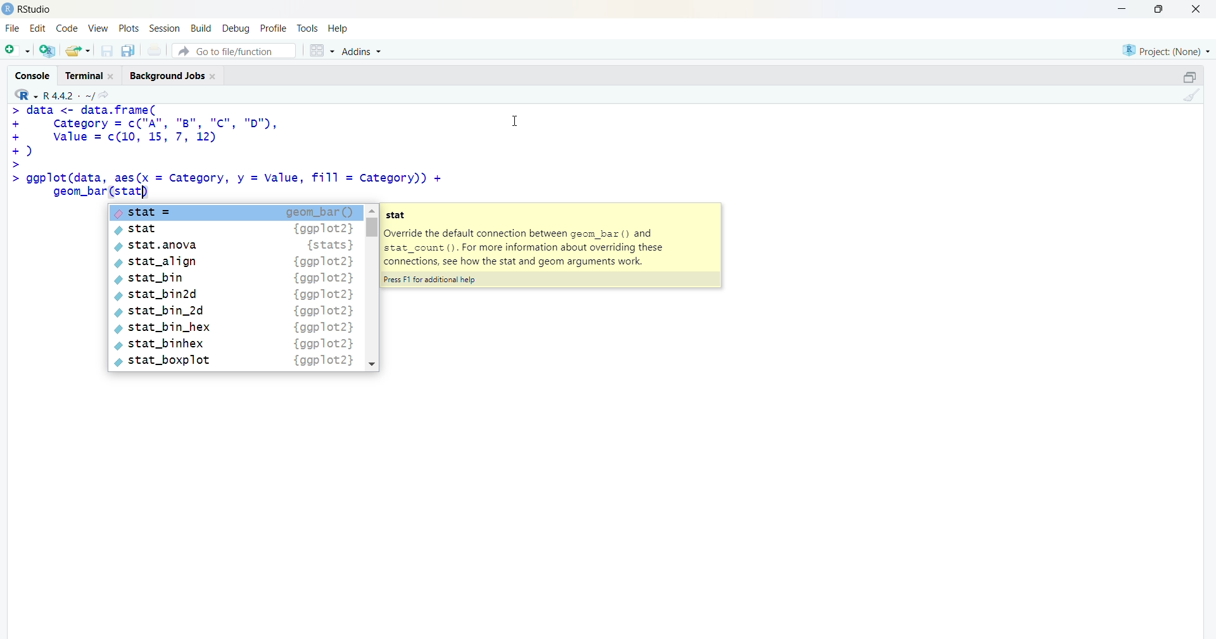 This screenshot has height=639, width=1216. Describe the element at coordinates (200, 28) in the screenshot. I see `build` at that location.